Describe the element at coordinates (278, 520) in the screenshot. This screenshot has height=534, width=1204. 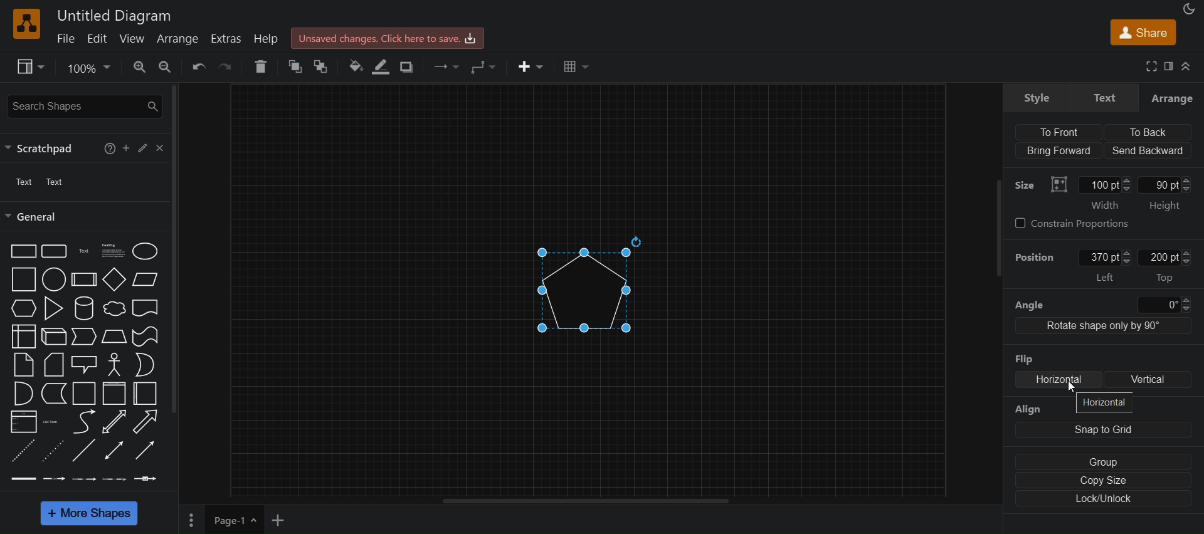
I see `add new page` at that location.